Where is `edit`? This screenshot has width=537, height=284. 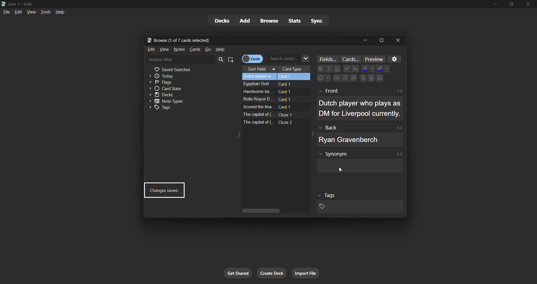
edit is located at coordinates (151, 49).